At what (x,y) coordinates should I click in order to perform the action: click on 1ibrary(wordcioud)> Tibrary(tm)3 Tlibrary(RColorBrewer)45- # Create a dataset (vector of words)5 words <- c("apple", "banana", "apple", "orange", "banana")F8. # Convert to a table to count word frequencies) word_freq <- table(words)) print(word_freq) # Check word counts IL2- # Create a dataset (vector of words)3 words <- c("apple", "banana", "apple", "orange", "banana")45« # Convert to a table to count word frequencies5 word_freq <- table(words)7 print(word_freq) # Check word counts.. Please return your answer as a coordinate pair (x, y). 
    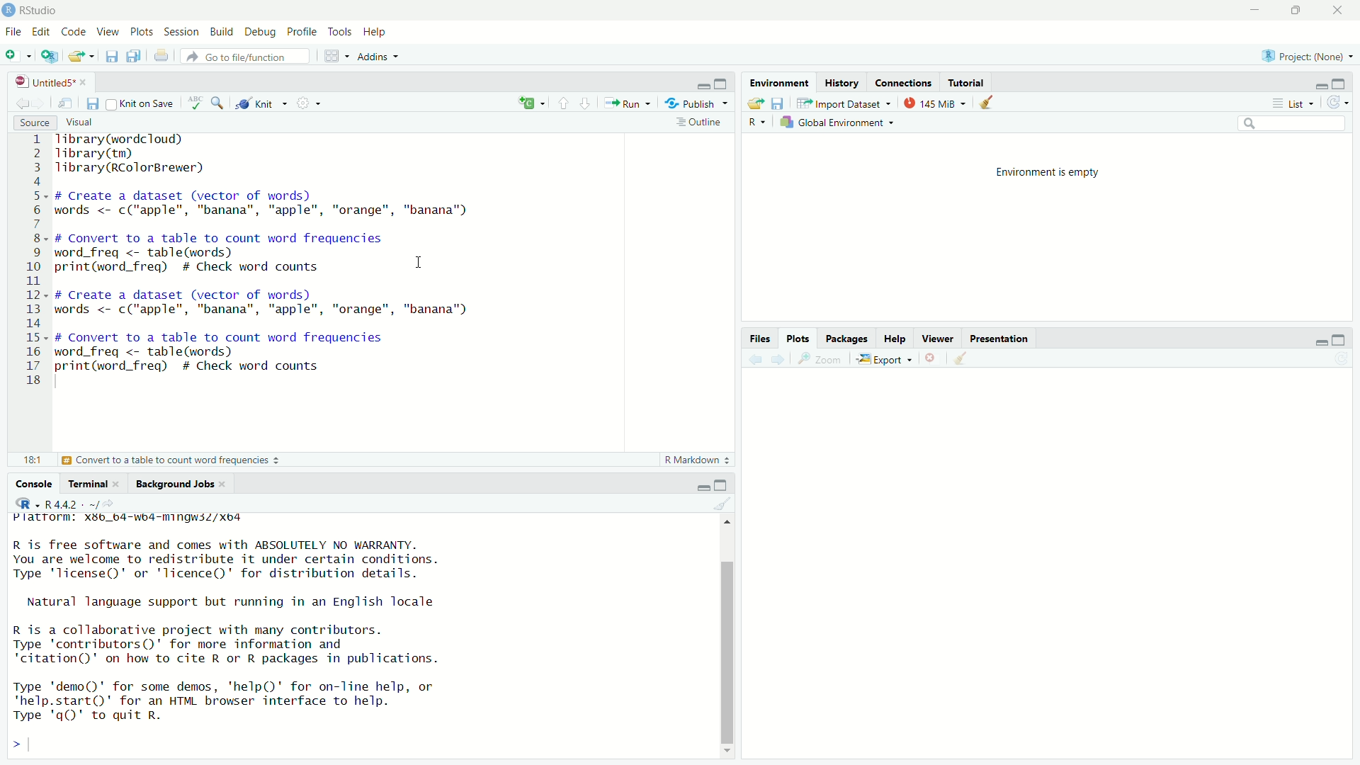
    Looking at the image, I should click on (265, 256).